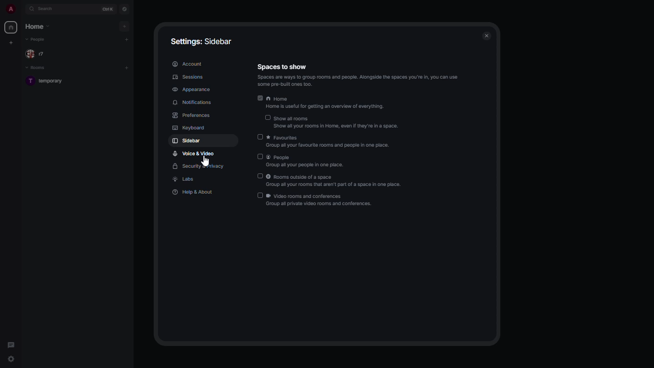 This screenshot has width=654, height=368. Describe the element at coordinates (305, 161) in the screenshot. I see `people` at that location.